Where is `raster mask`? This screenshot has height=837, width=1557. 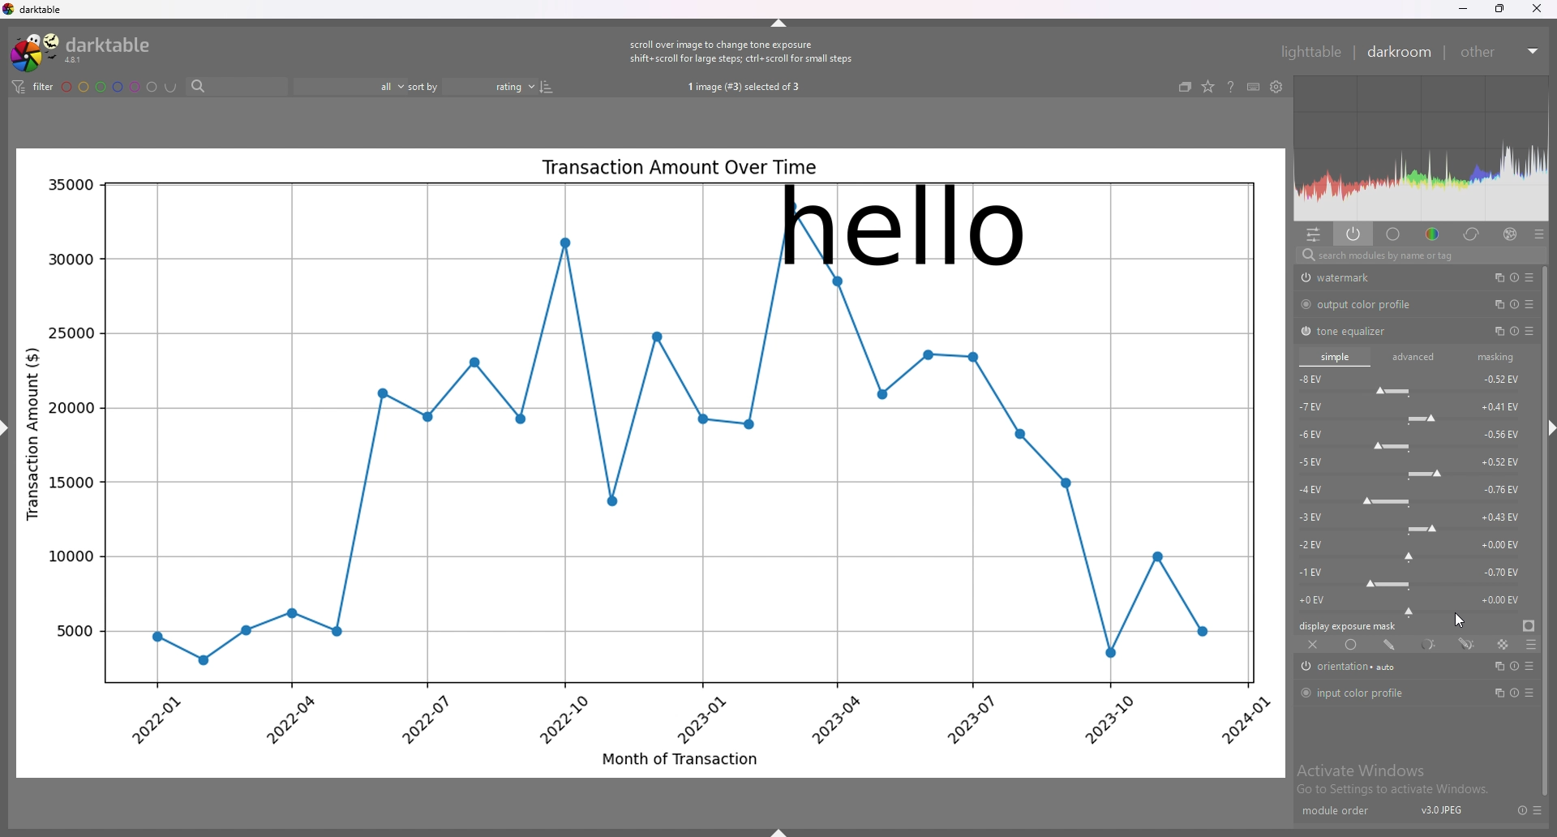 raster mask is located at coordinates (1500, 644).